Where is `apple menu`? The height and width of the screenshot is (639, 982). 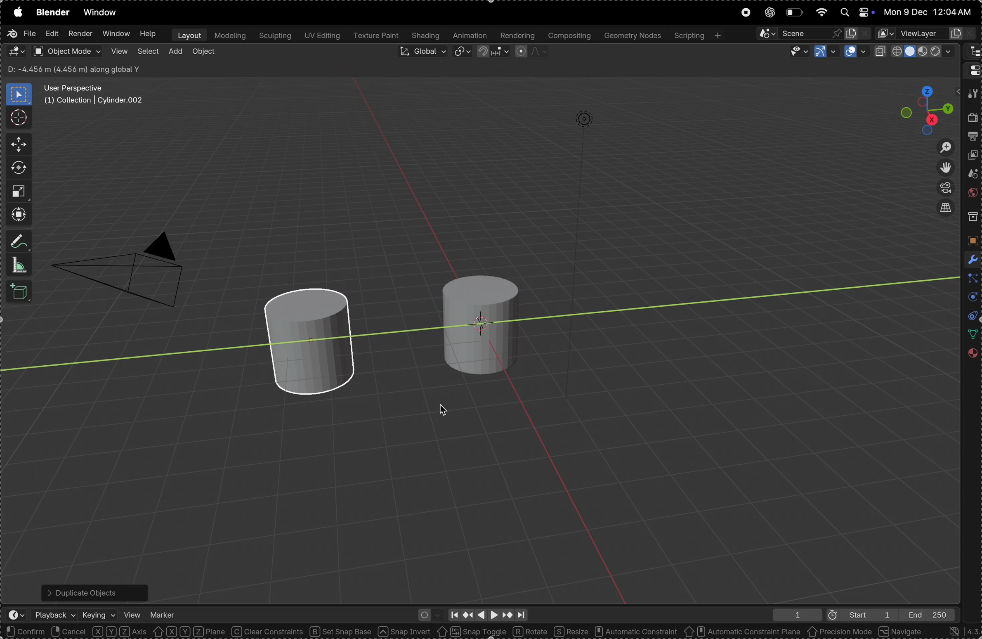
apple menu is located at coordinates (16, 12).